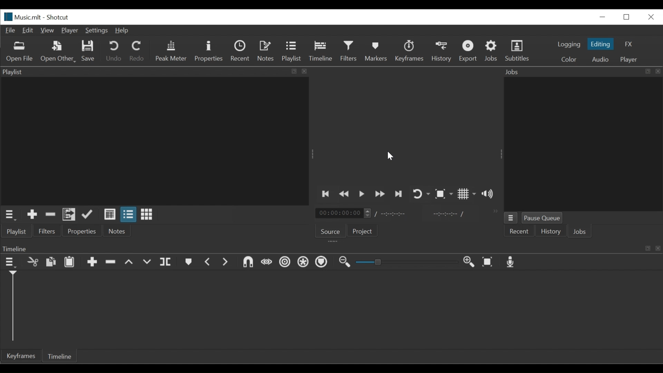 The height and width of the screenshot is (373, 663). I want to click on Timeline, so click(330, 247).